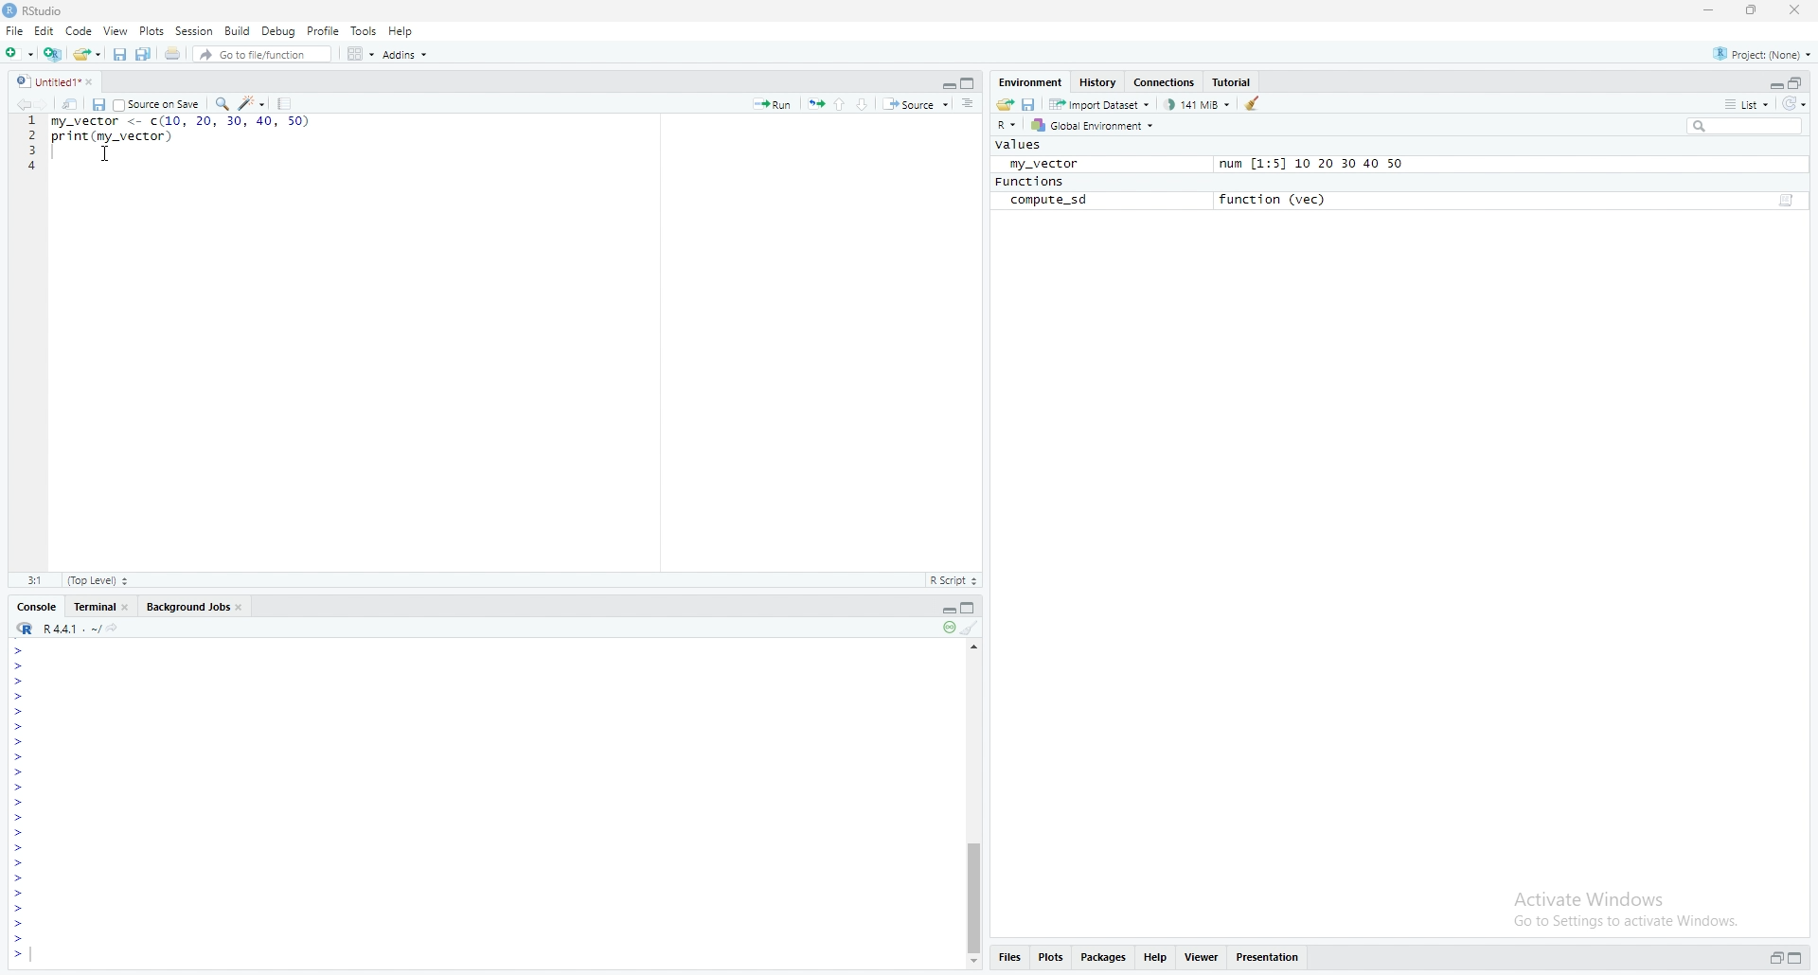 This screenshot has height=975, width=1818. What do you see at coordinates (1310, 165) in the screenshot?
I see `num [1:5] 10 20 30 40 50` at bounding box center [1310, 165].